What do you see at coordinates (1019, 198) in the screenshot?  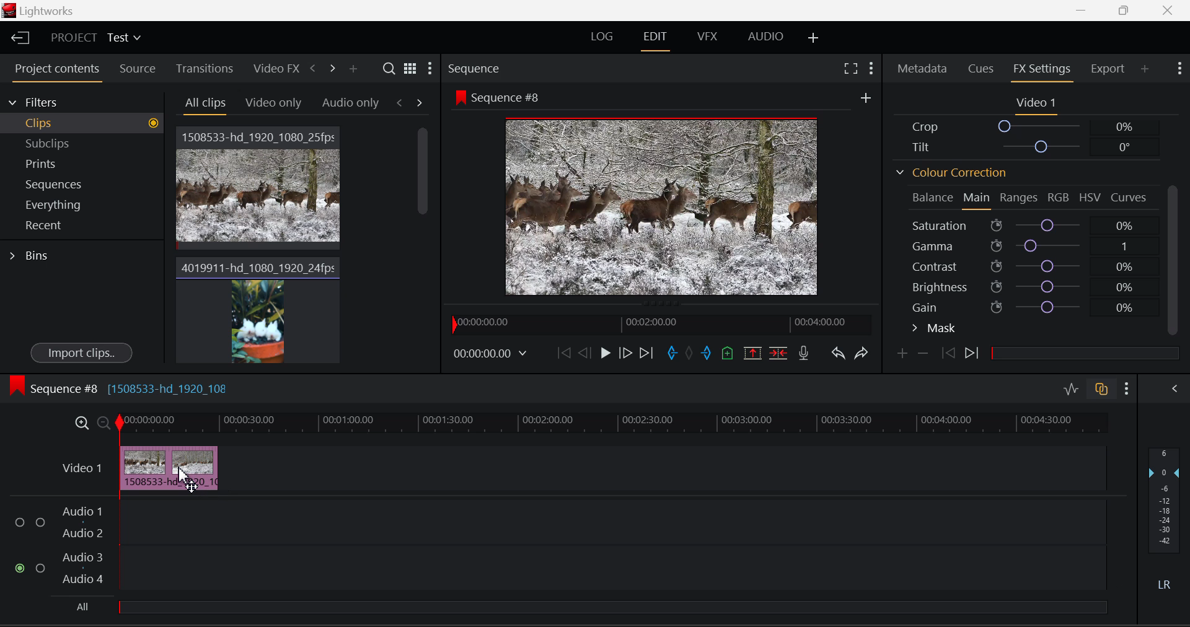 I see `Ranges` at bounding box center [1019, 198].